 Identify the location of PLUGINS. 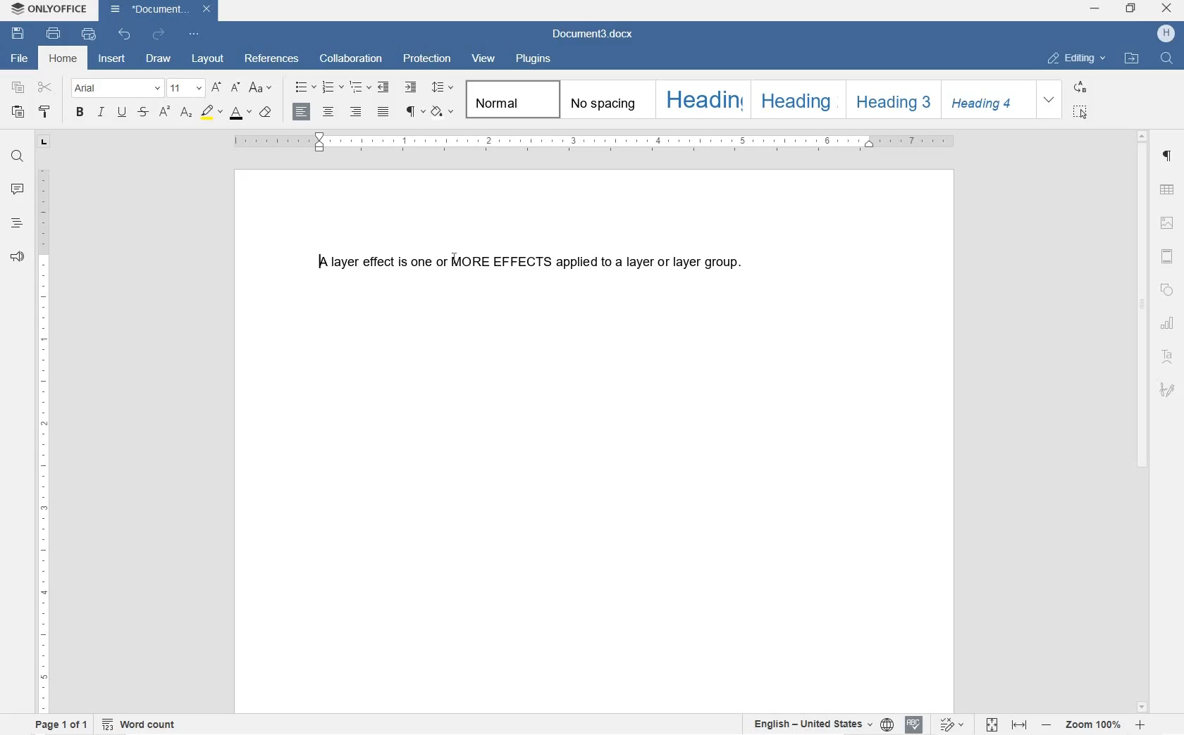
(534, 60).